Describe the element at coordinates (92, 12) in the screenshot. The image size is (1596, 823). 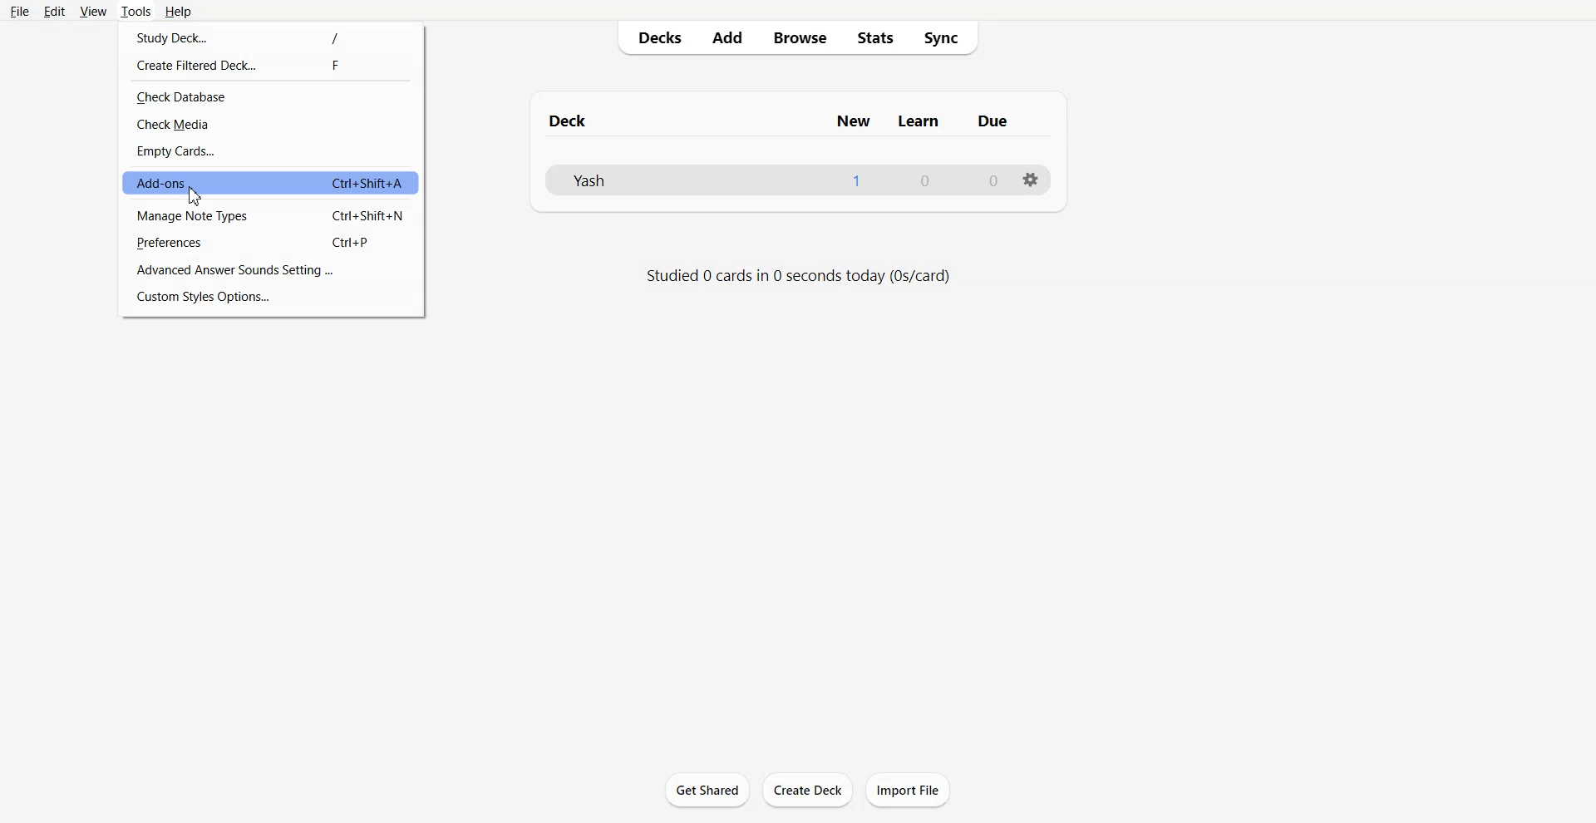
I see `View` at that location.